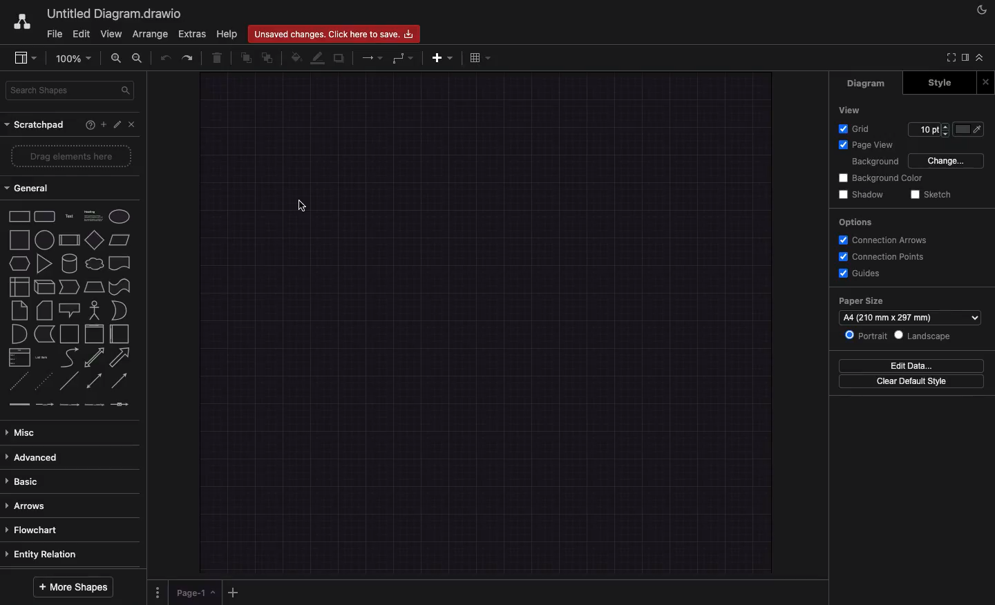  Describe the element at coordinates (69, 310) in the screenshot. I see `callout` at that location.